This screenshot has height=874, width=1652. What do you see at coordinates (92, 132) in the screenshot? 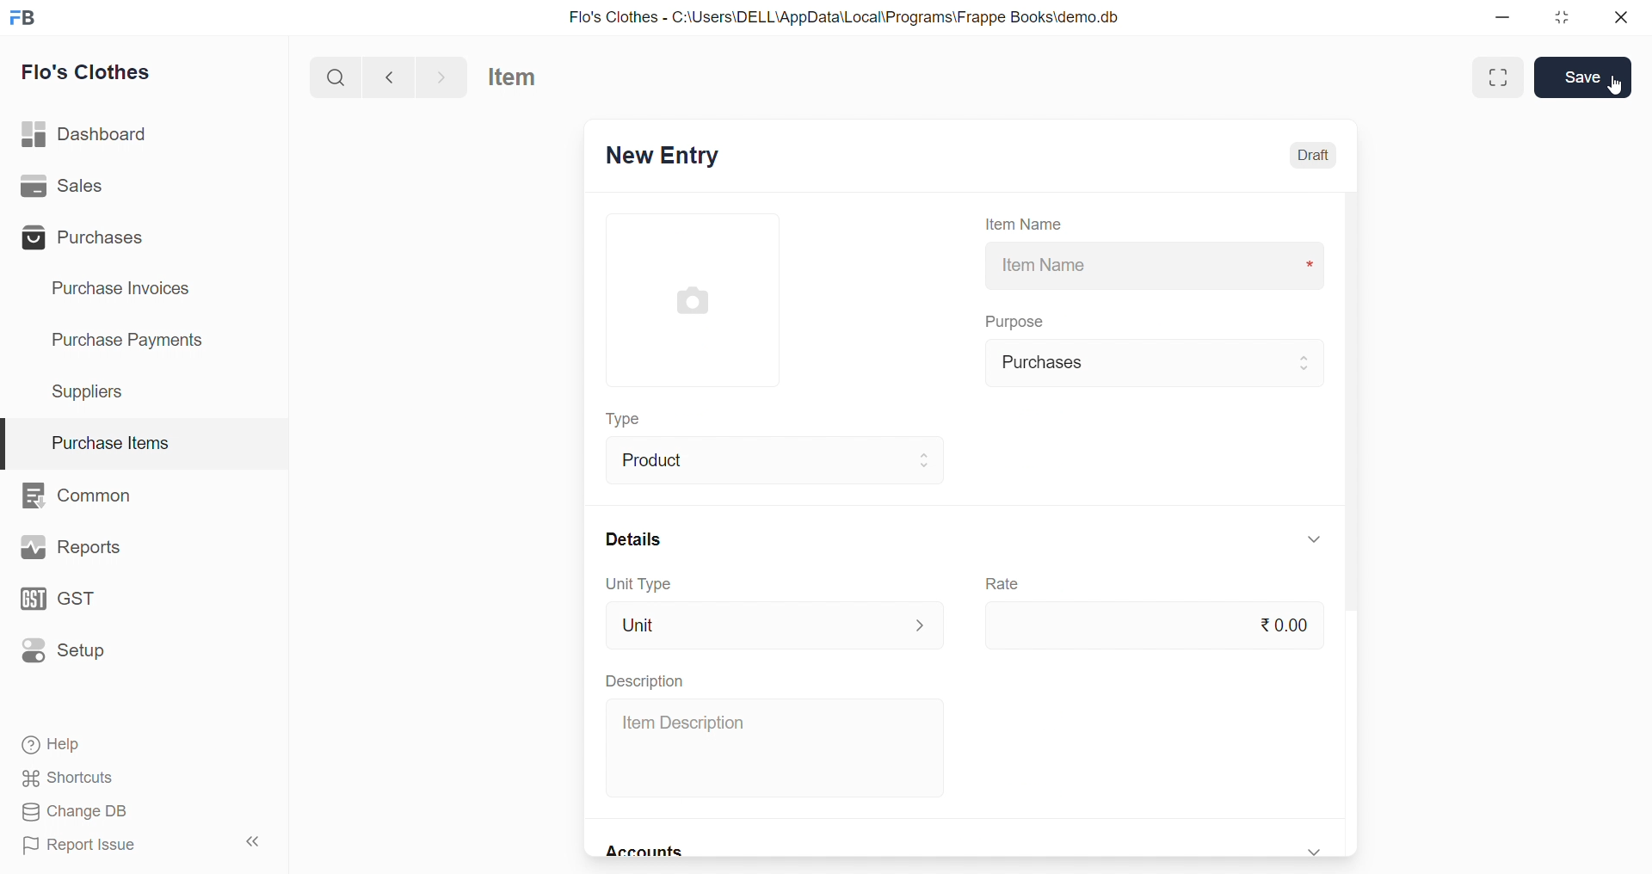
I see `Dashboard` at bounding box center [92, 132].